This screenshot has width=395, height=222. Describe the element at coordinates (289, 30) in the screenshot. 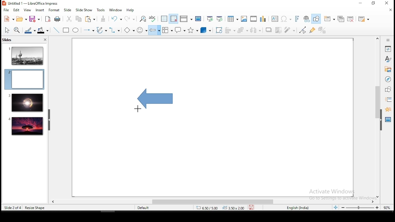

I see `filter` at that location.